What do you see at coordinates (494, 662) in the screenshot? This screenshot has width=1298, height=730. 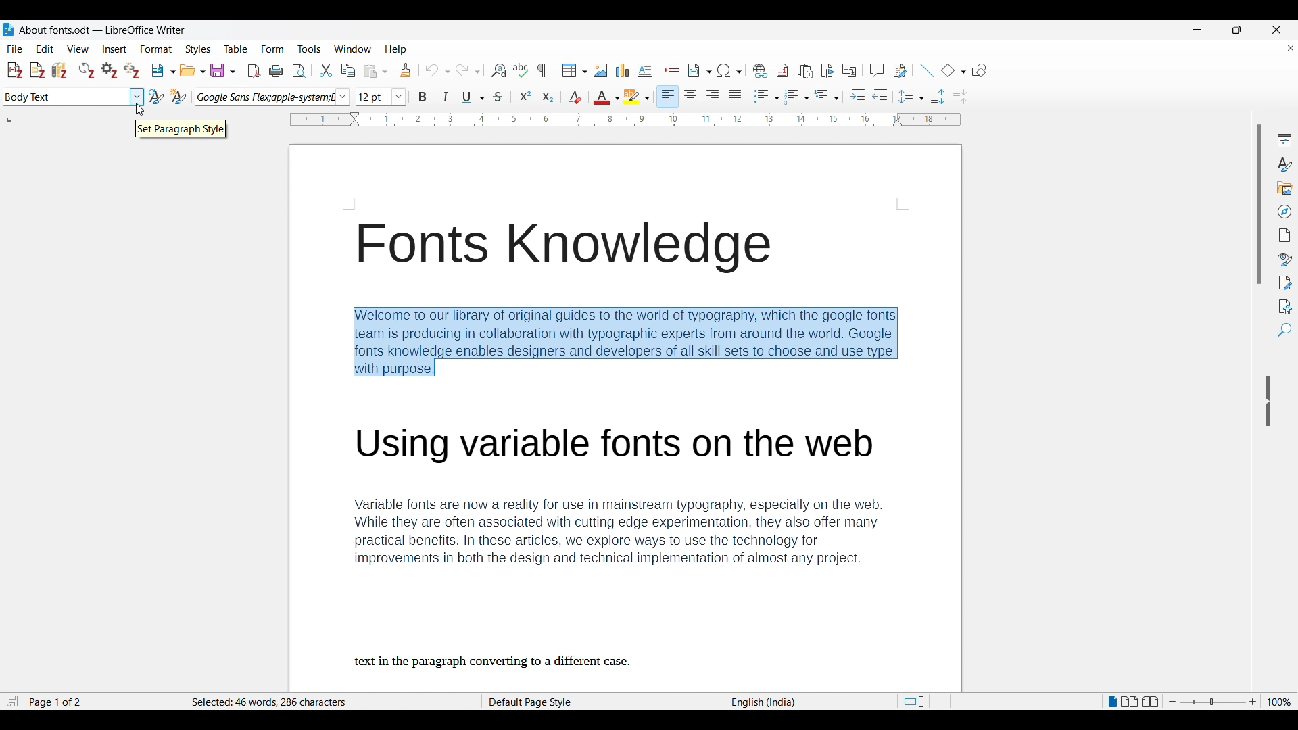 I see `text in the paragraph converting to a different case.` at bounding box center [494, 662].